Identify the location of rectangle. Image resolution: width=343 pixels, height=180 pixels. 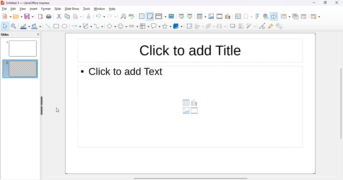
(56, 26).